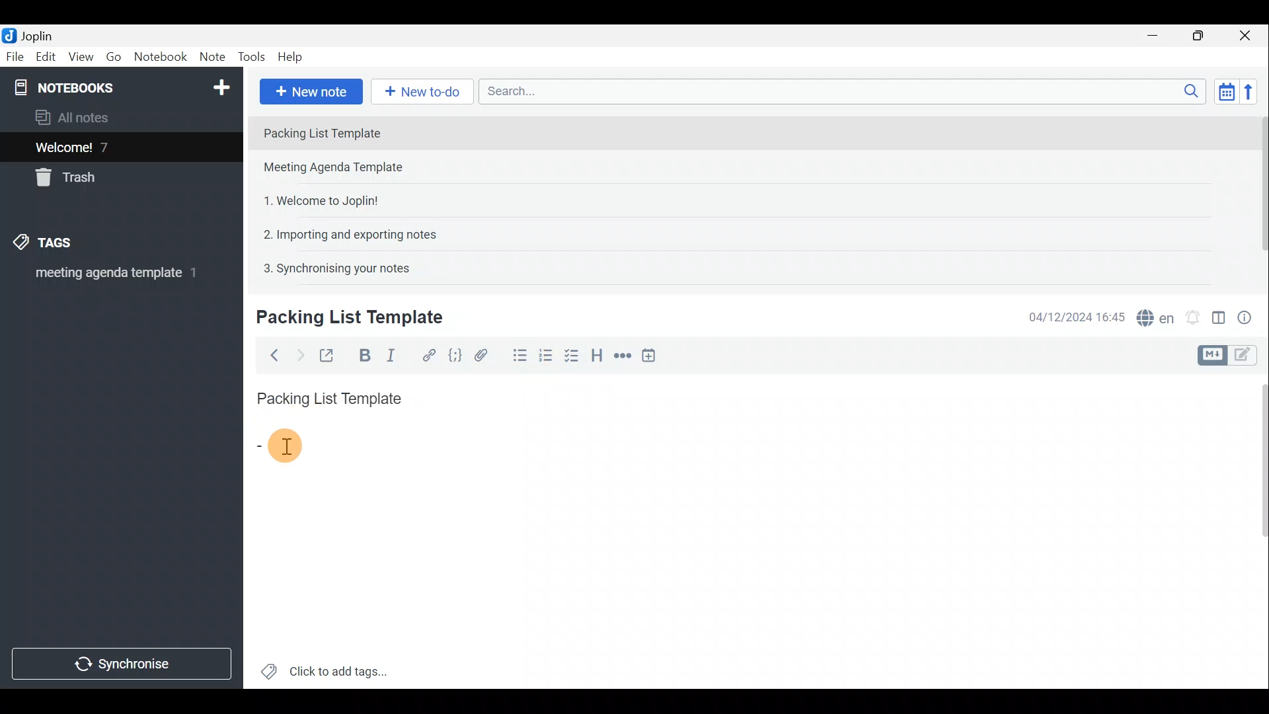 The width and height of the screenshot is (1269, 714). Describe the element at coordinates (1152, 315) in the screenshot. I see `Spell checker` at that location.